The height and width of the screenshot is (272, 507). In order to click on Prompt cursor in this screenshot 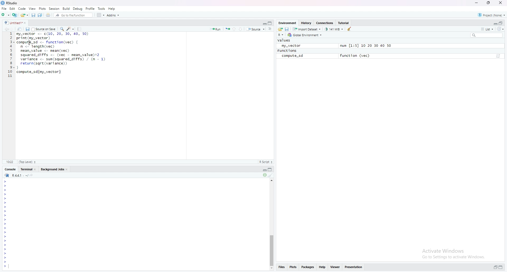, I will do `click(5, 258)`.